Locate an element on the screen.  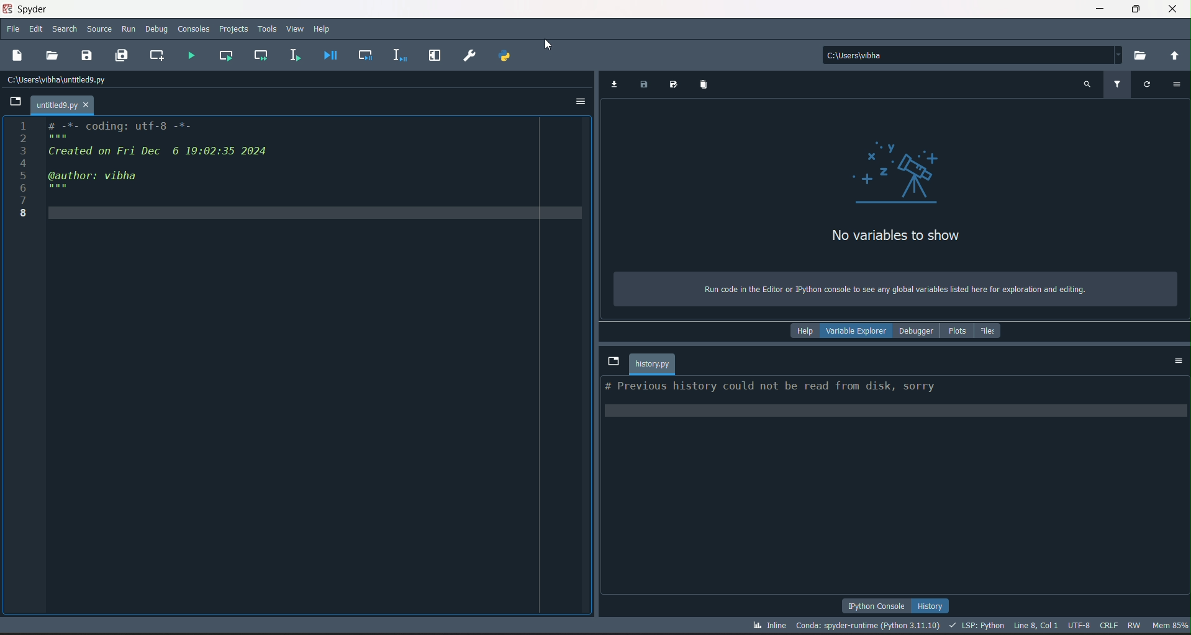
options is located at coordinates (1179, 361).